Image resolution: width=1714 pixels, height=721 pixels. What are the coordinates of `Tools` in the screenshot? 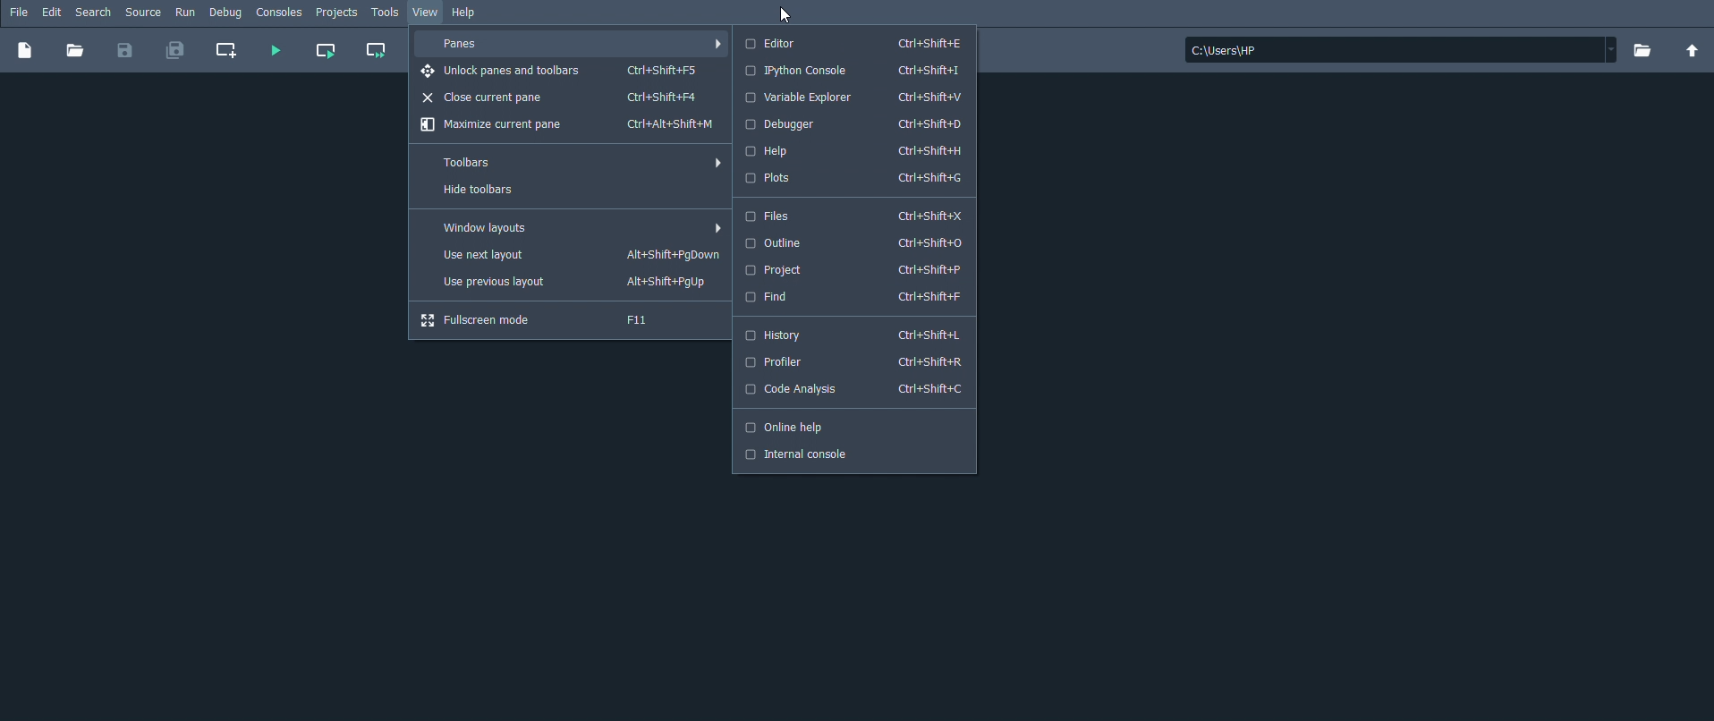 It's located at (386, 13).